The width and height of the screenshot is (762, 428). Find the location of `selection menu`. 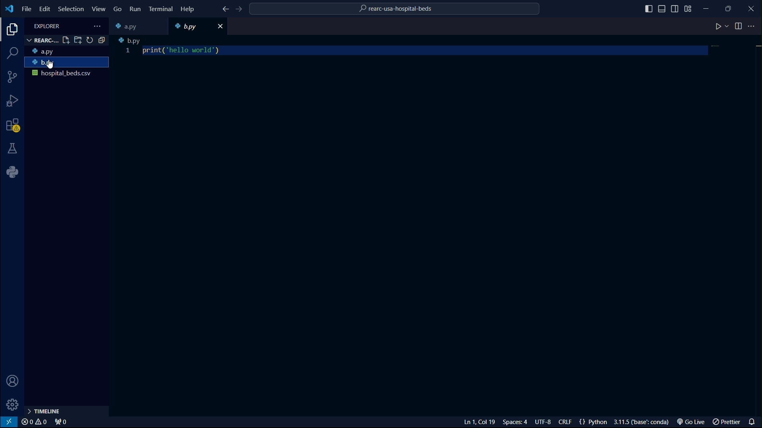

selection menu is located at coordinates (70, 8).